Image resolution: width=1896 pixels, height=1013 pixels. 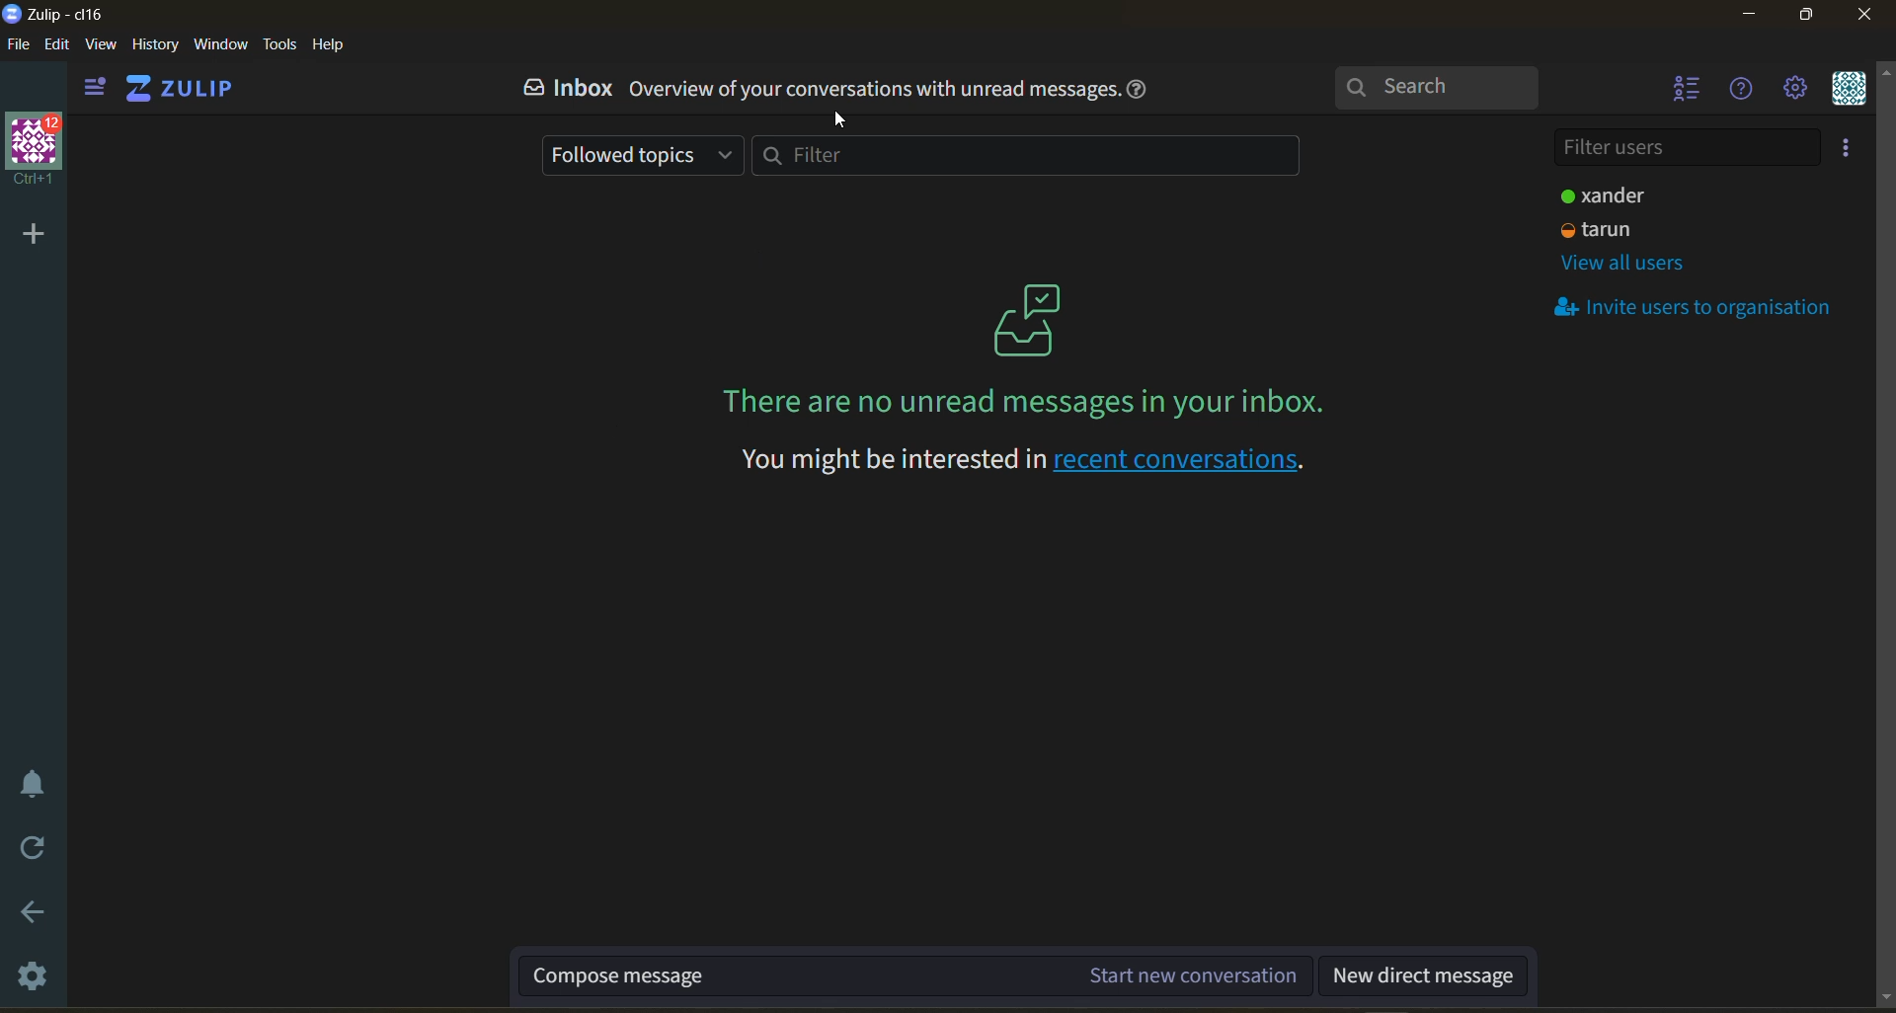 I want to click on compose message, so click(x=918, y=976).